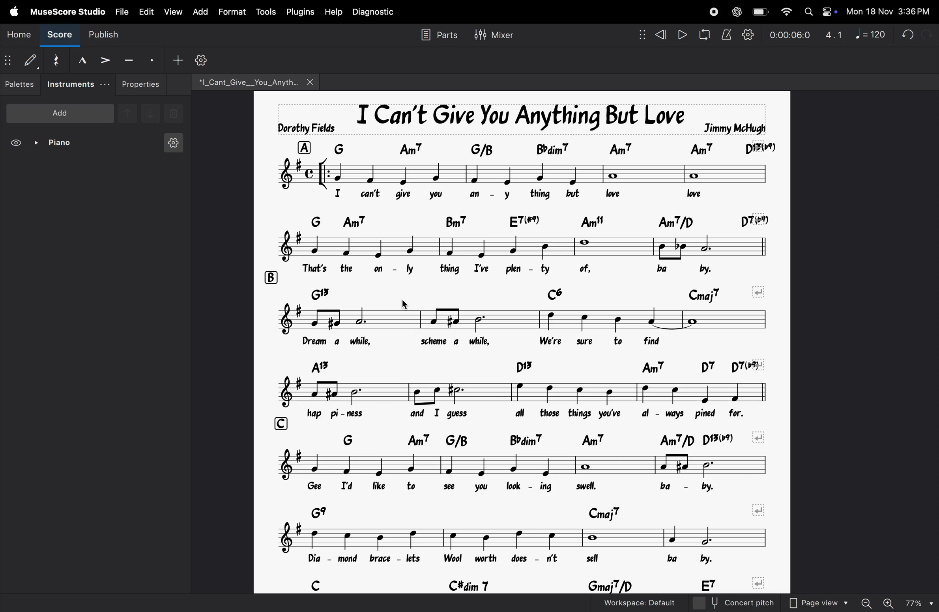  I want to click on view, so click(173, 11).